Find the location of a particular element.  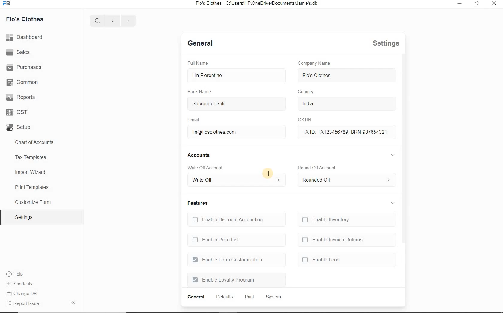

India is located at coordinates (308, 104).